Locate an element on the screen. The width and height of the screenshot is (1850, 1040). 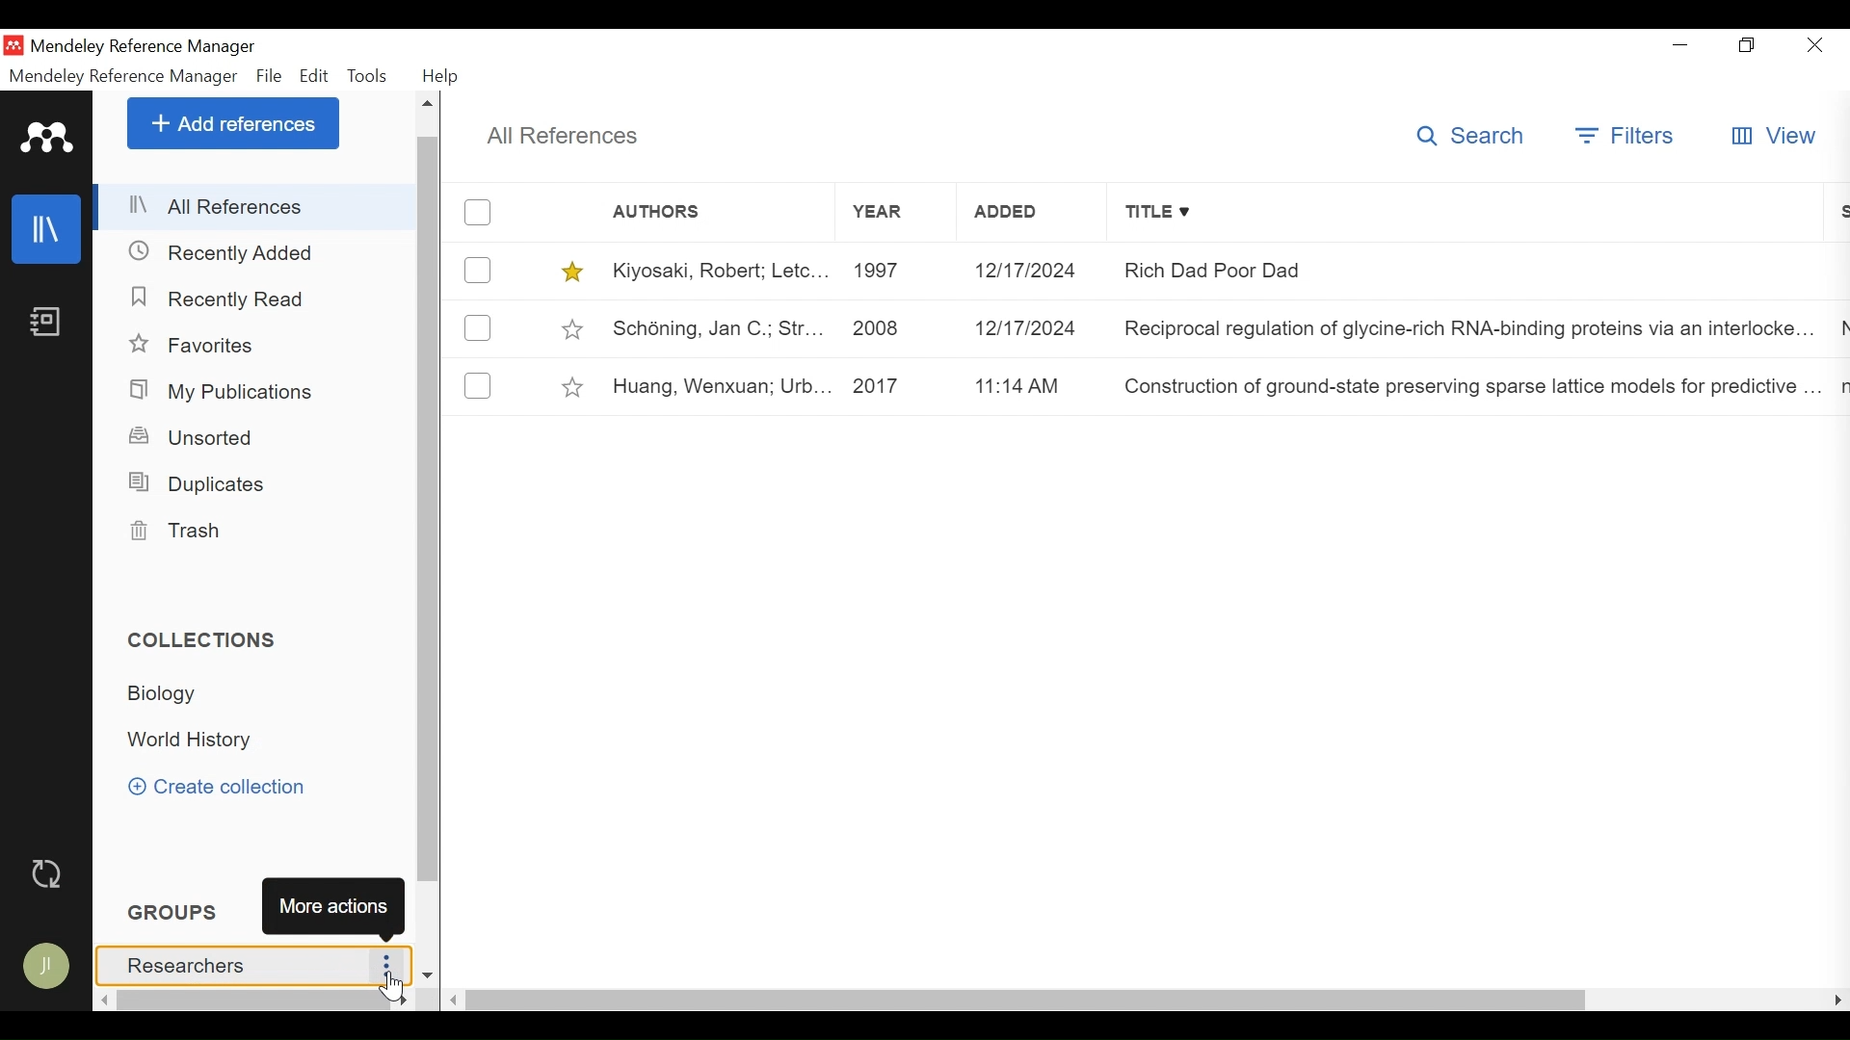
Mendeley Logo is located at coordinates (47, 138).